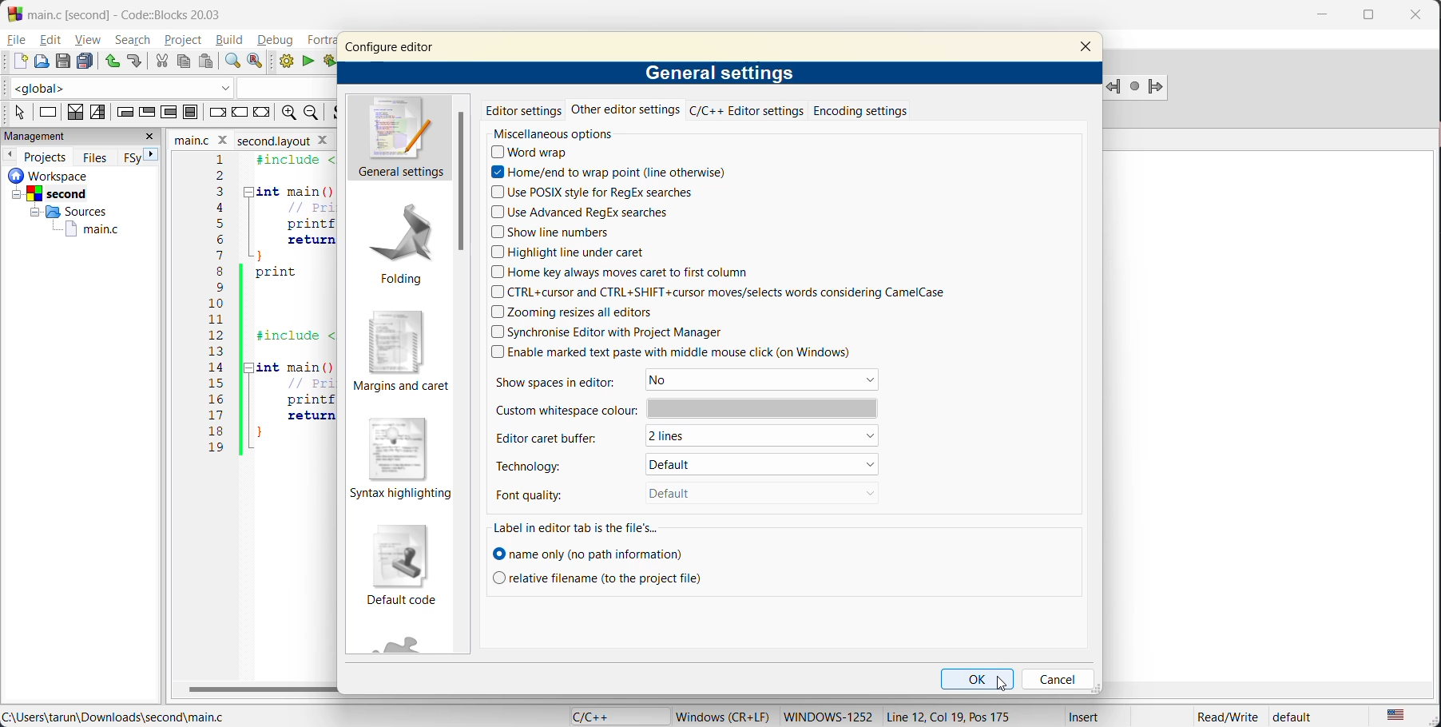 The width and height of the screenshot is (1441, 727). Describe the element at coordinates (152, 155) in the screenshot. I see `next` at that location.